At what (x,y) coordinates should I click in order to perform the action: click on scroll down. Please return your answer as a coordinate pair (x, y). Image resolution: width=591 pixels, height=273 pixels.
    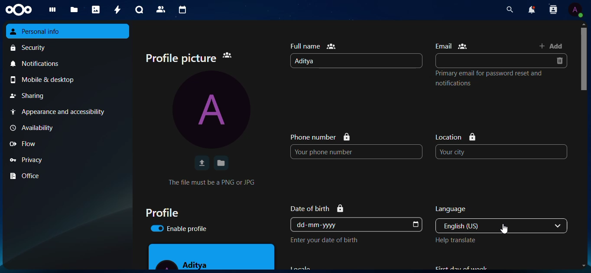
    Looking at the image, I should click on (581, 266).